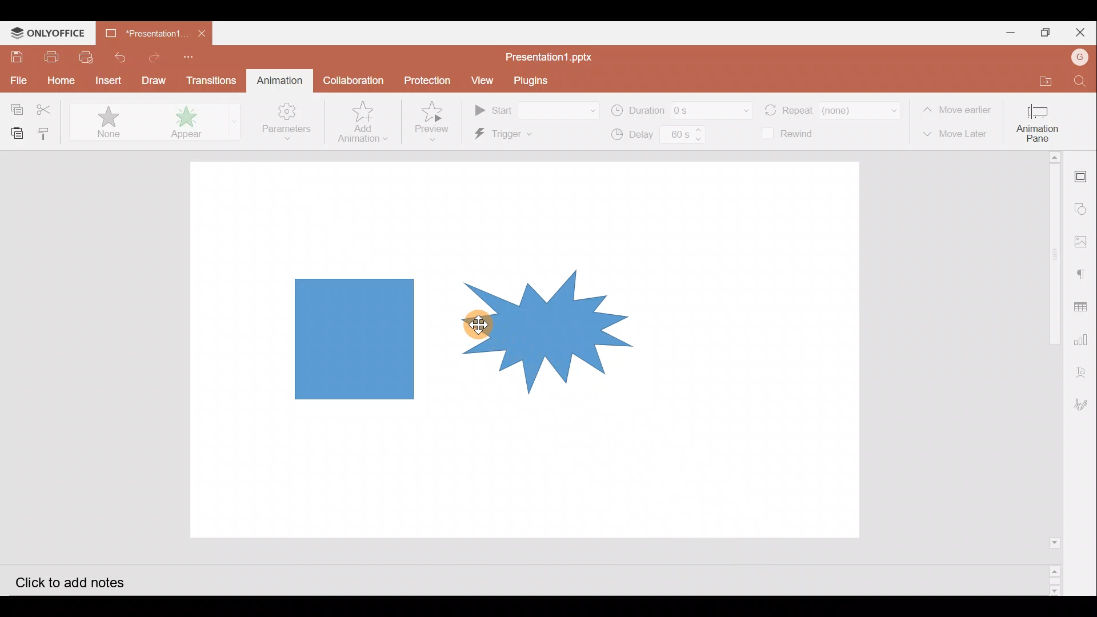  Describe the element at coordinates (154, 55) in the screenshot. I see `Redo` at that location.